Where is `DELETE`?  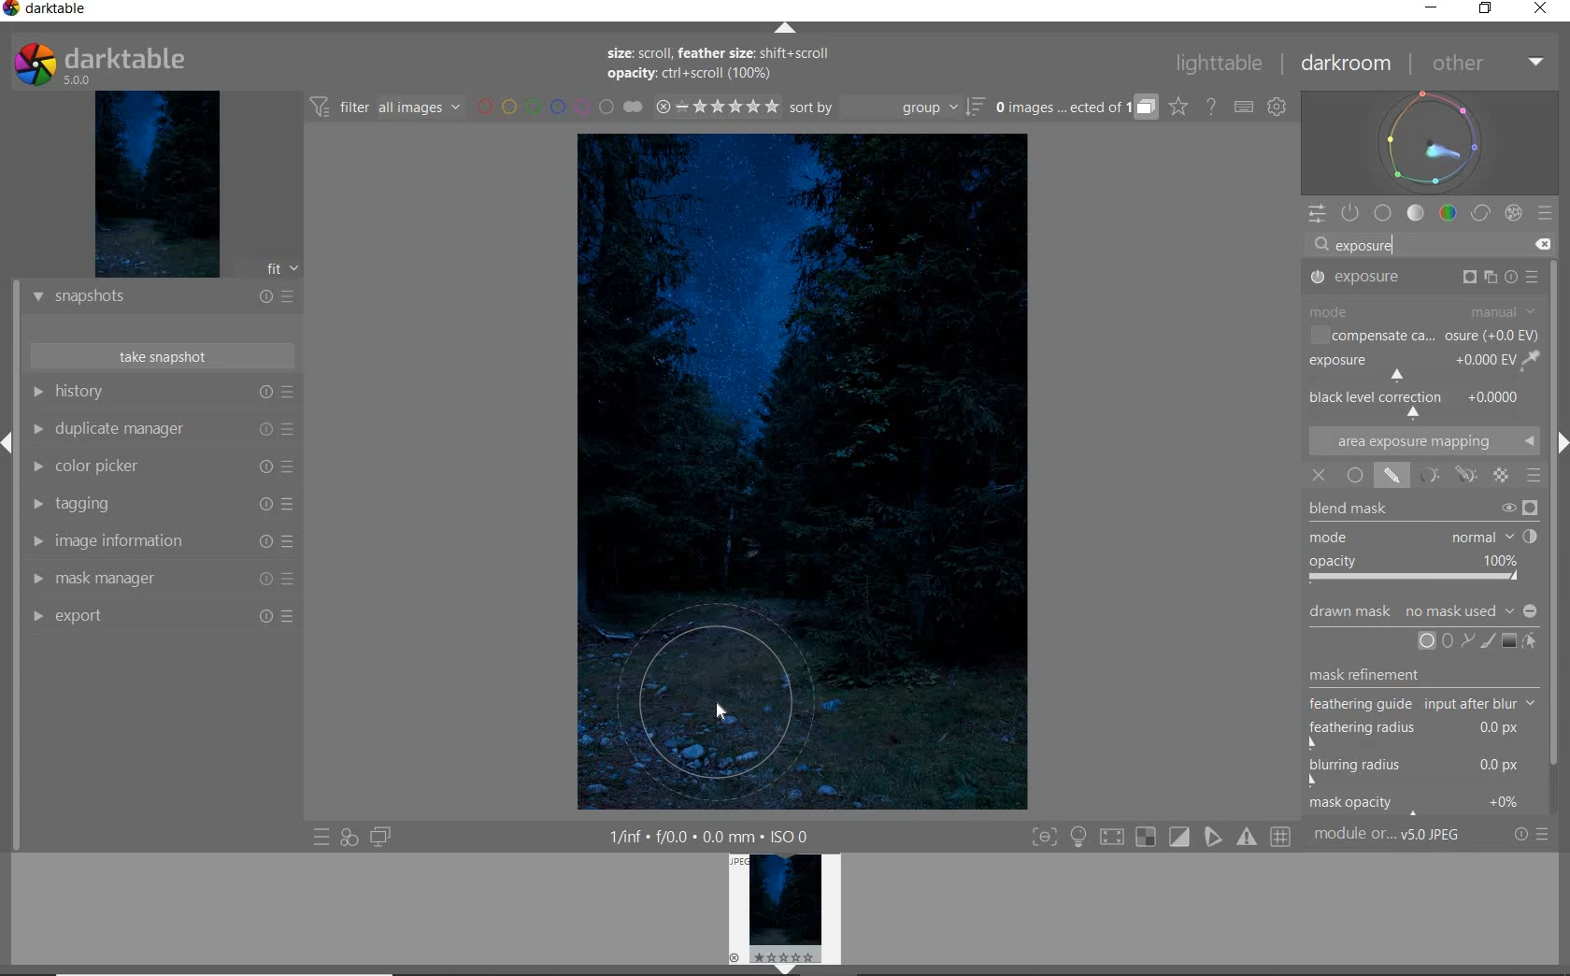
DELETE is located at coordinates (1543, 245).